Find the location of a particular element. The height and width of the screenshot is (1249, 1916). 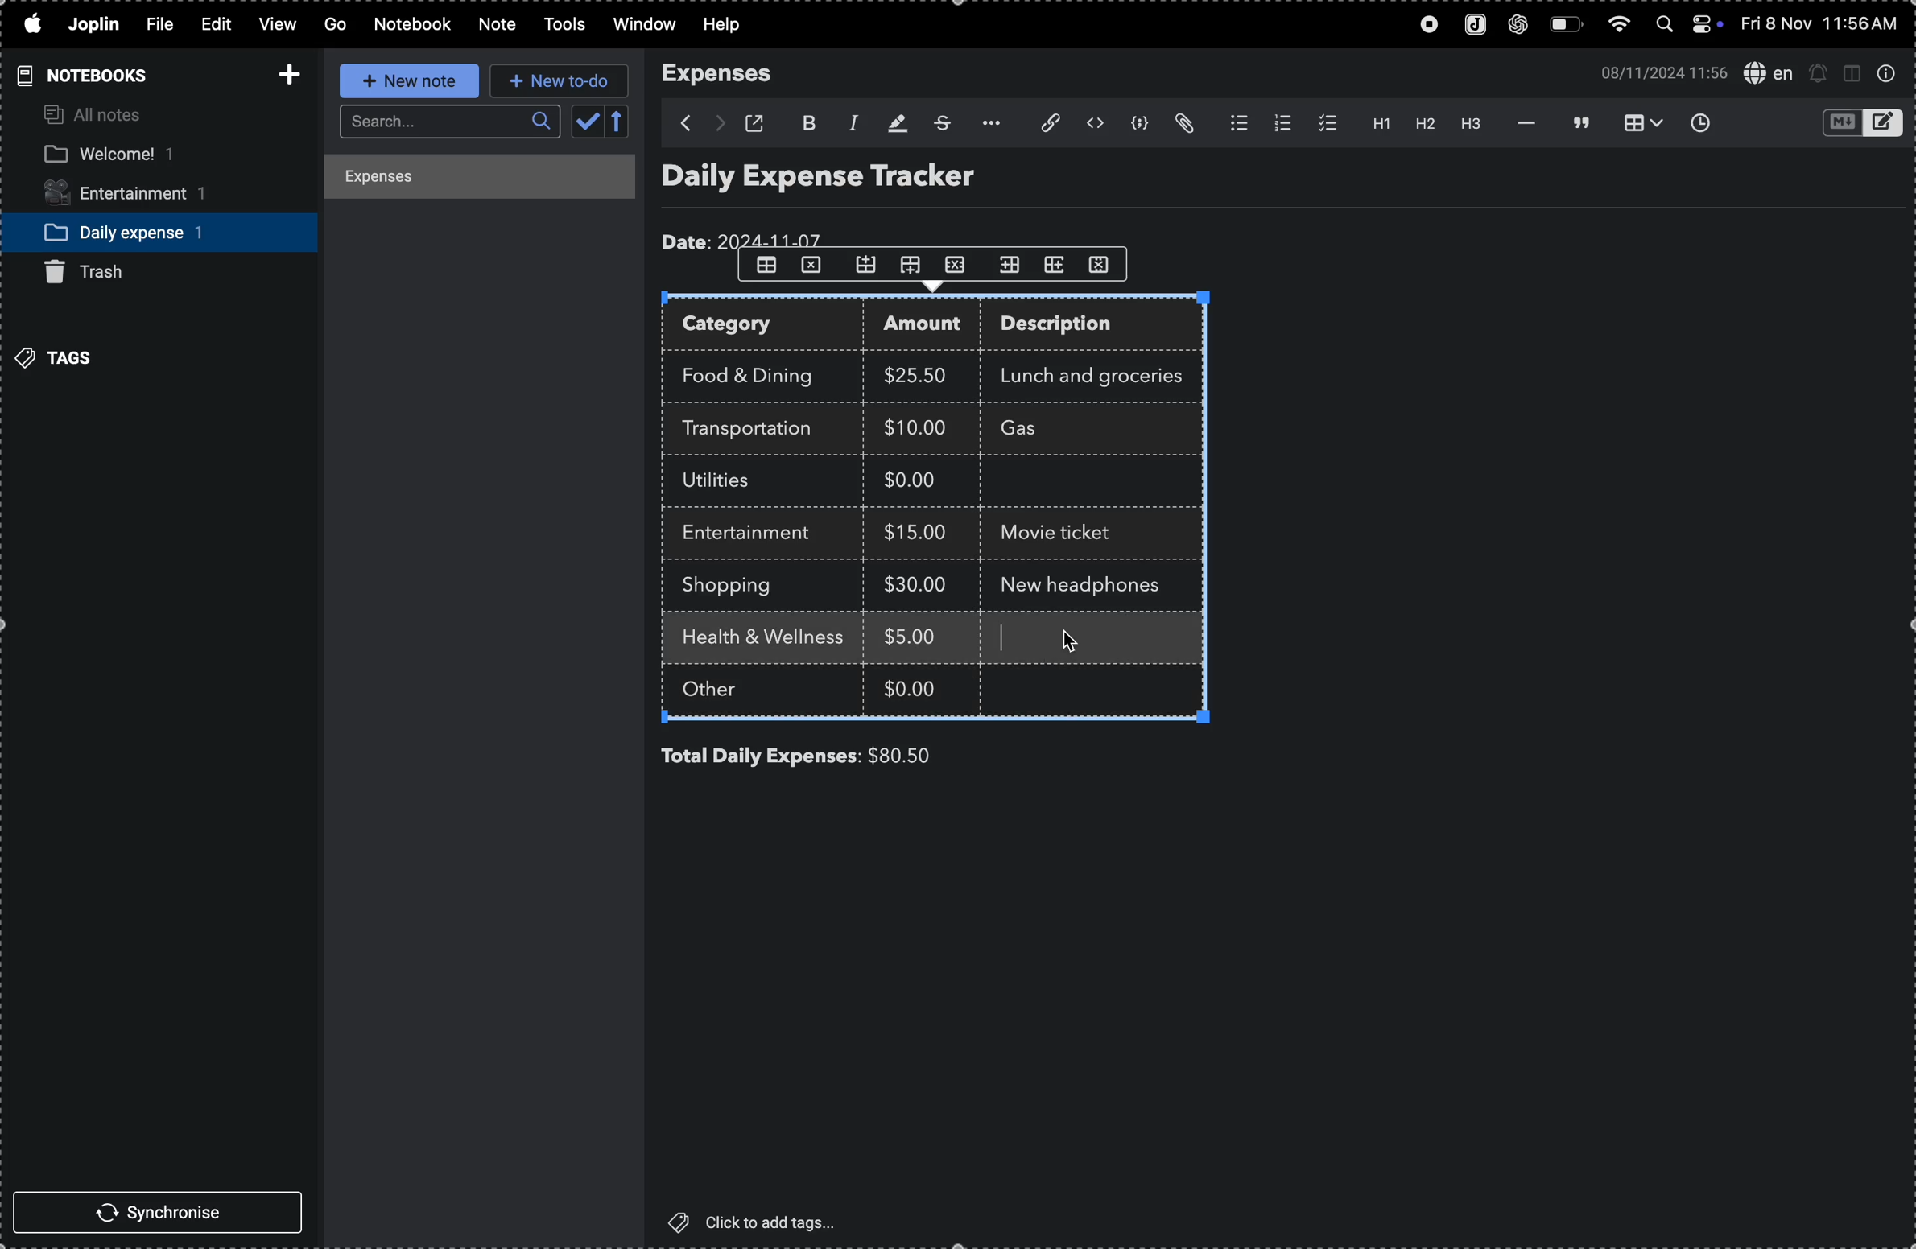

category is located at coordinates (766, 326).